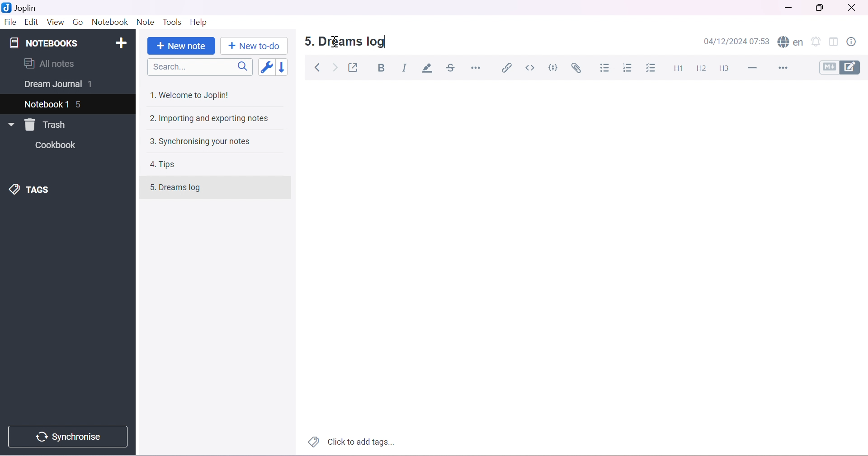 This screenshot has height=456, width=868. Describe the element at coordinates (49, 63) in the screenshot. I see `All notes` at that location.